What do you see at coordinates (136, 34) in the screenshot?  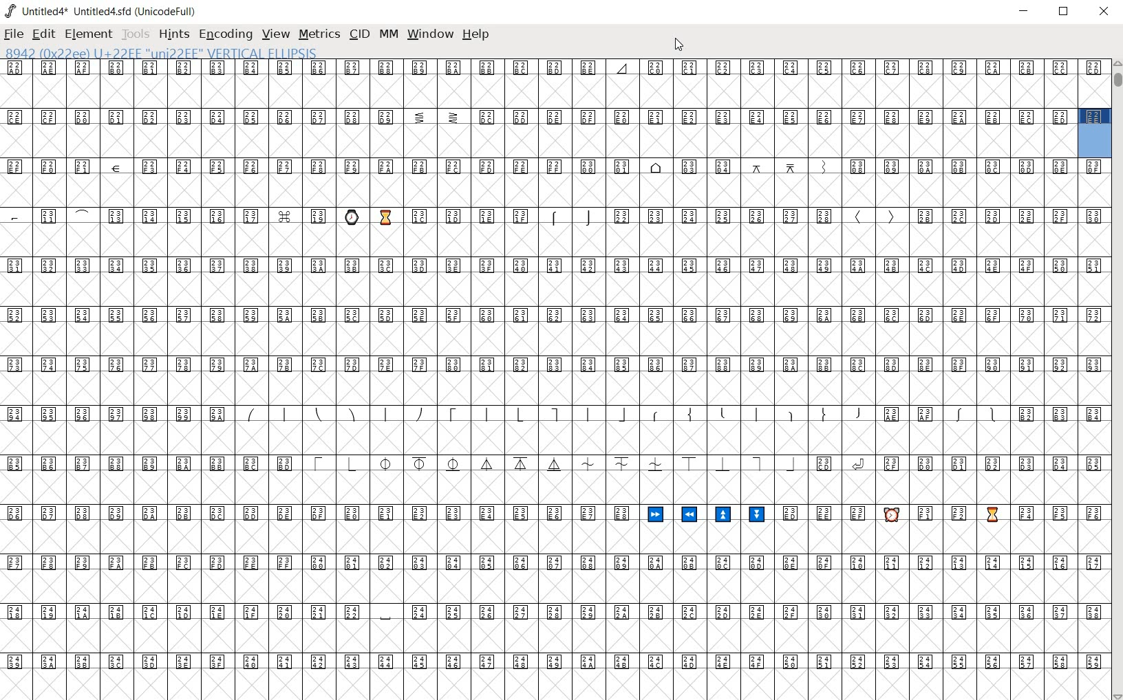 I see `TOOLS` at bounding box center [136, 34].